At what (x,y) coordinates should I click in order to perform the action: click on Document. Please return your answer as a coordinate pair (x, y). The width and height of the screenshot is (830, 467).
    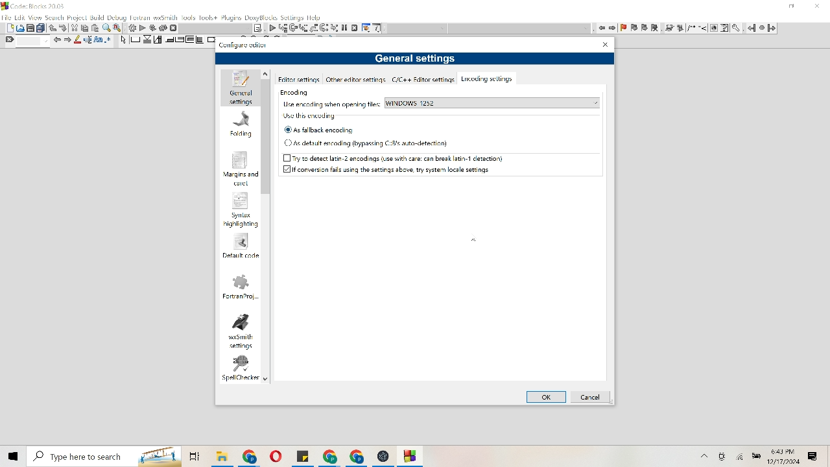
    Looking at the image, I should click on (8, 27).